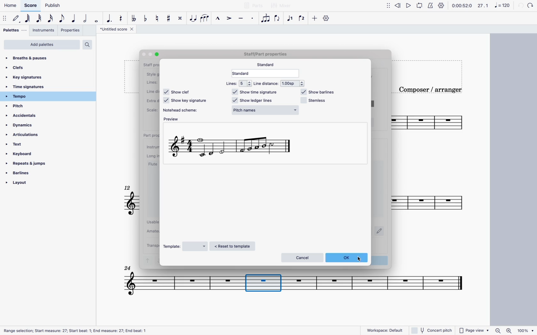 Image resolution: width=537 pixels, height=335 pixels. I want to click on full note, so click(97, 19).